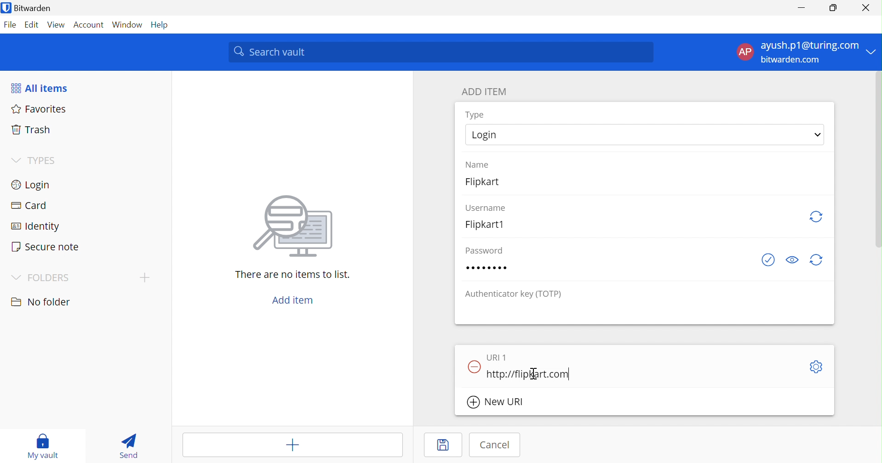 This screenshot has height=463, width=882. I want to click on Cancel, so click(495, 444).